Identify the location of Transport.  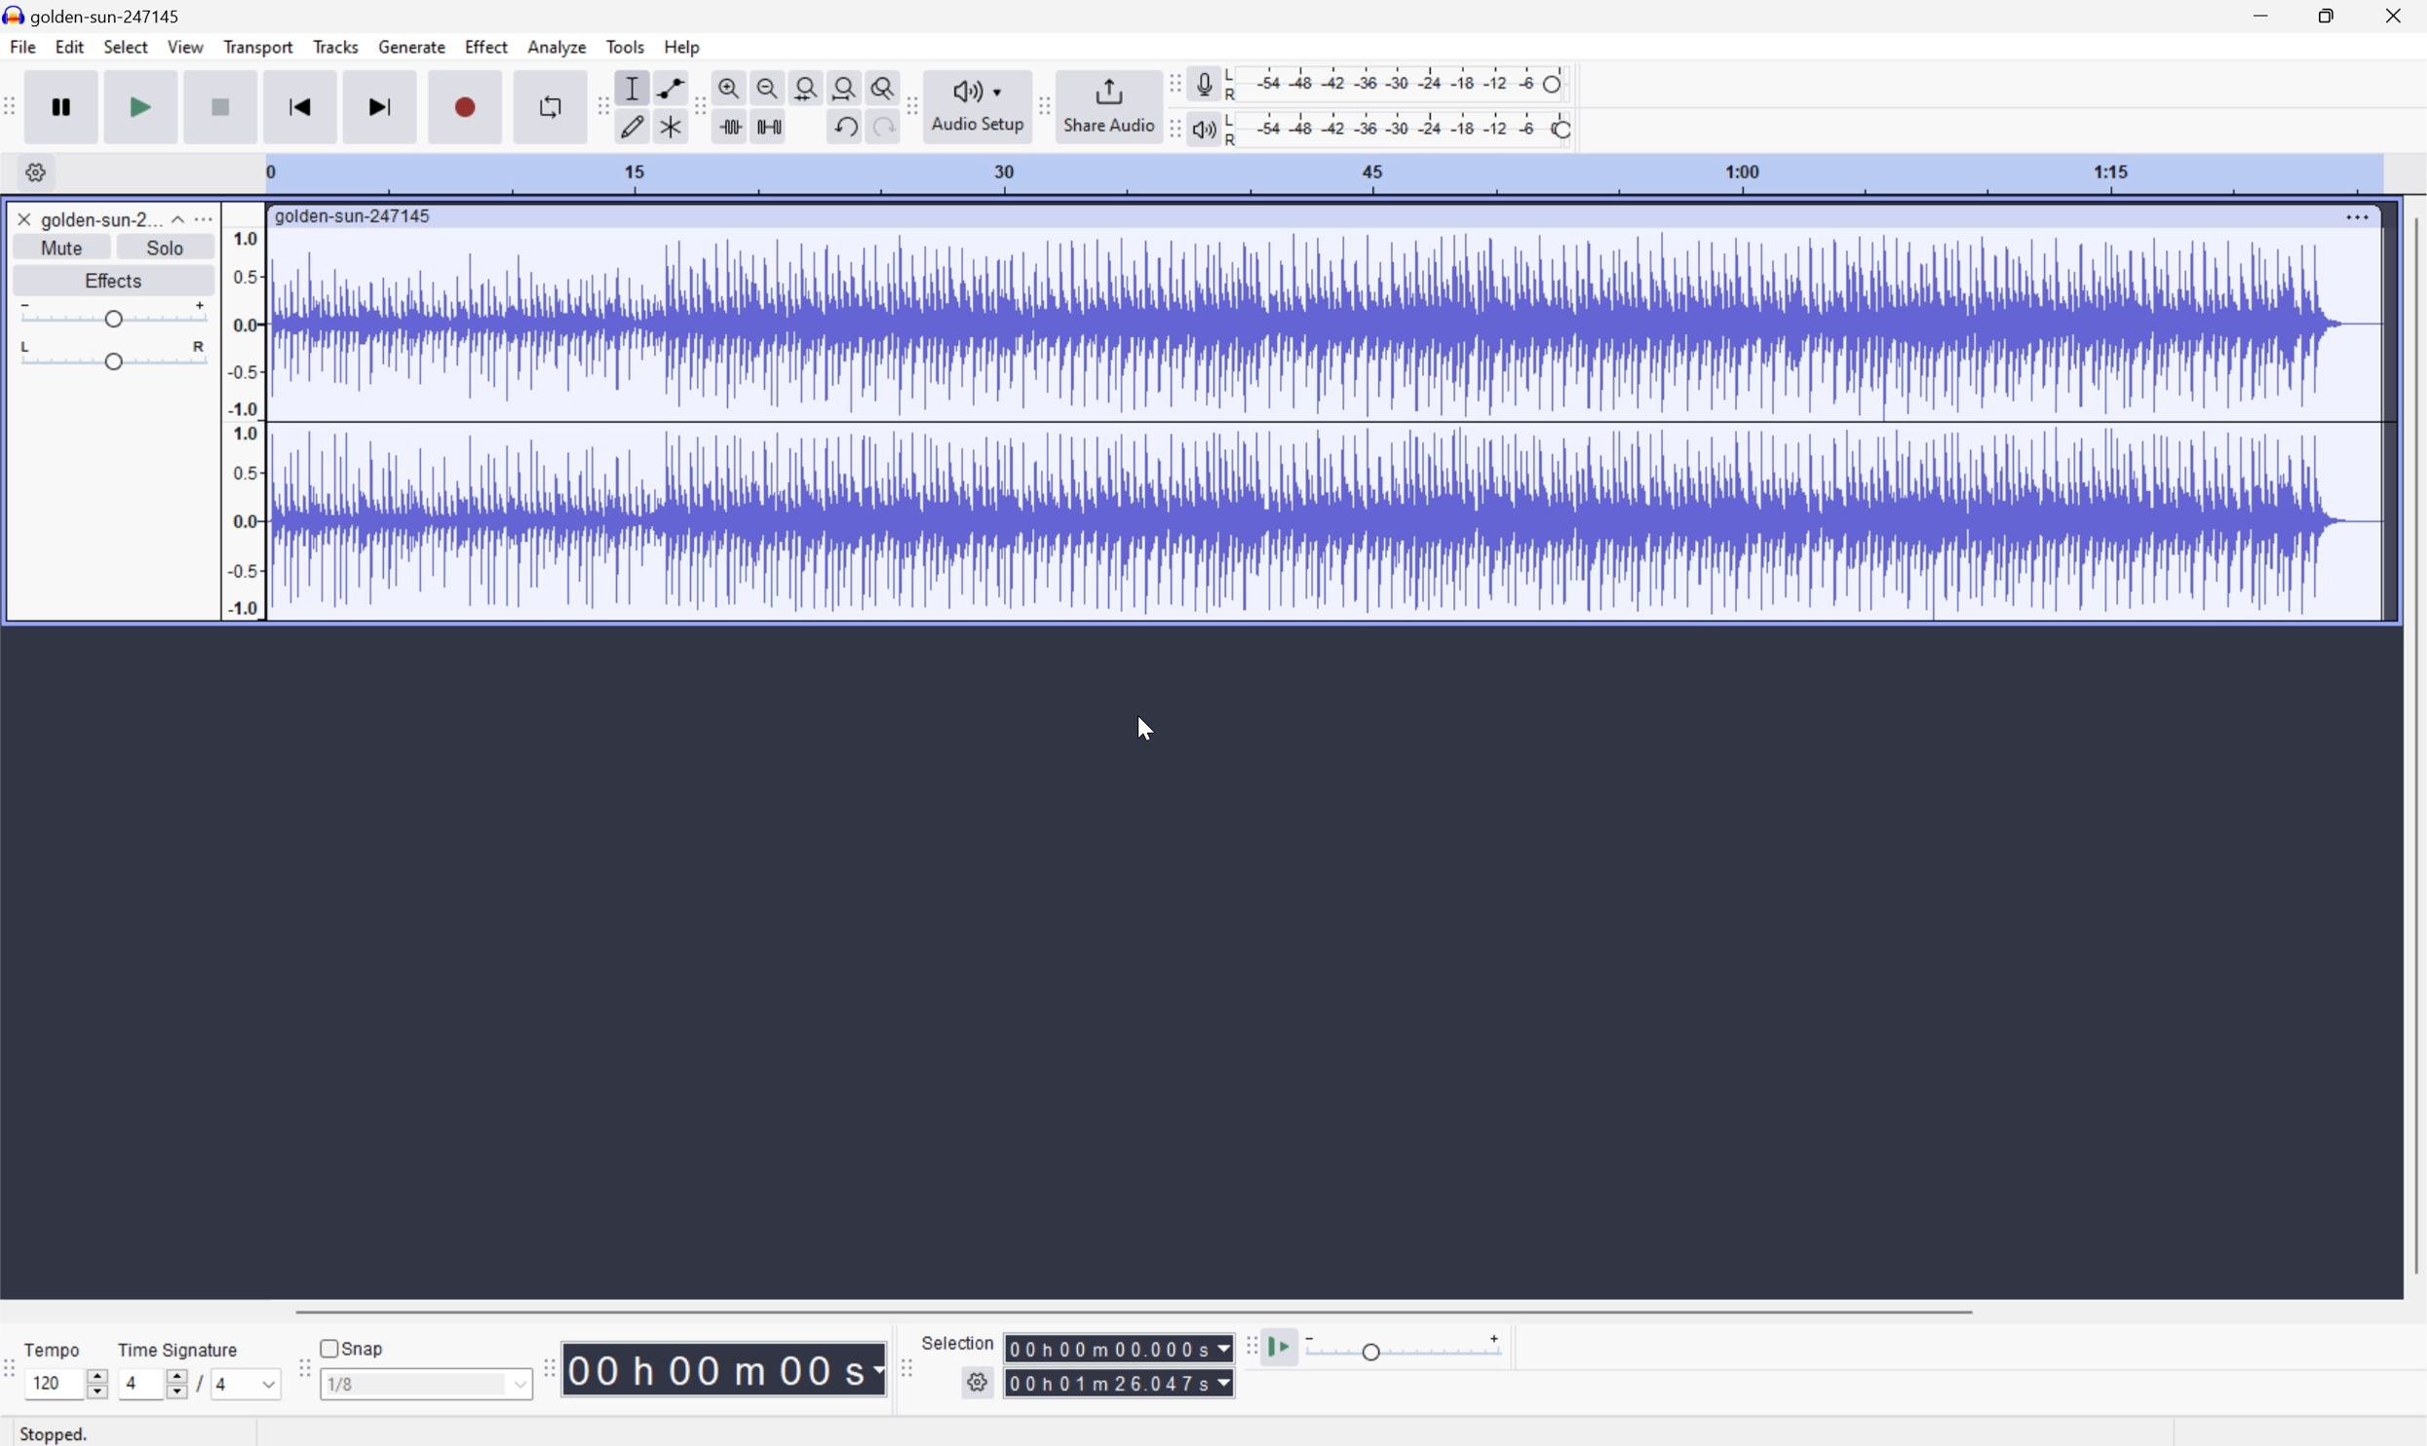
(258, 46).